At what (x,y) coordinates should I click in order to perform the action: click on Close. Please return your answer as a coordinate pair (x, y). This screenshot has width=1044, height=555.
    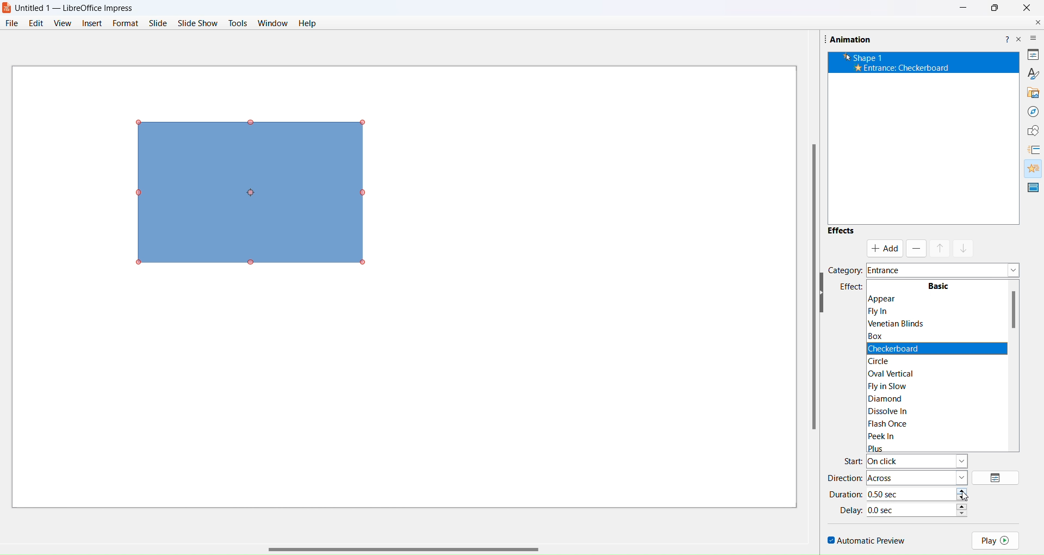
    Looking at the image, I should click on (1030, 10).